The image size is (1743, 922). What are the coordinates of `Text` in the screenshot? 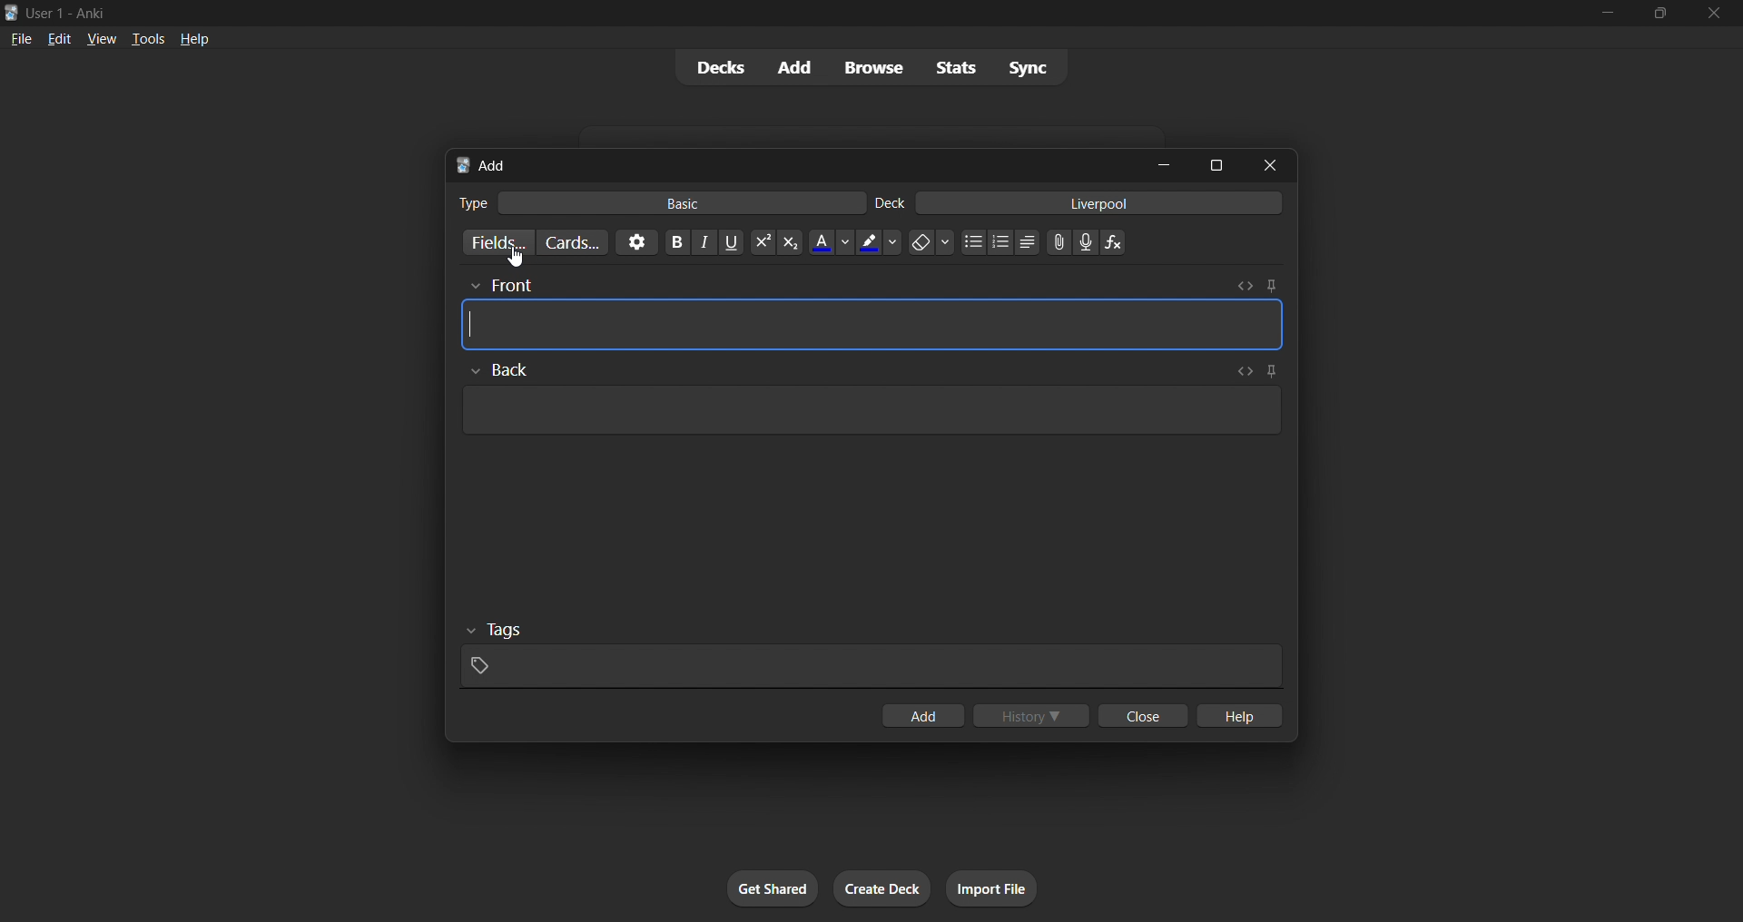 It's located at (472, 203).